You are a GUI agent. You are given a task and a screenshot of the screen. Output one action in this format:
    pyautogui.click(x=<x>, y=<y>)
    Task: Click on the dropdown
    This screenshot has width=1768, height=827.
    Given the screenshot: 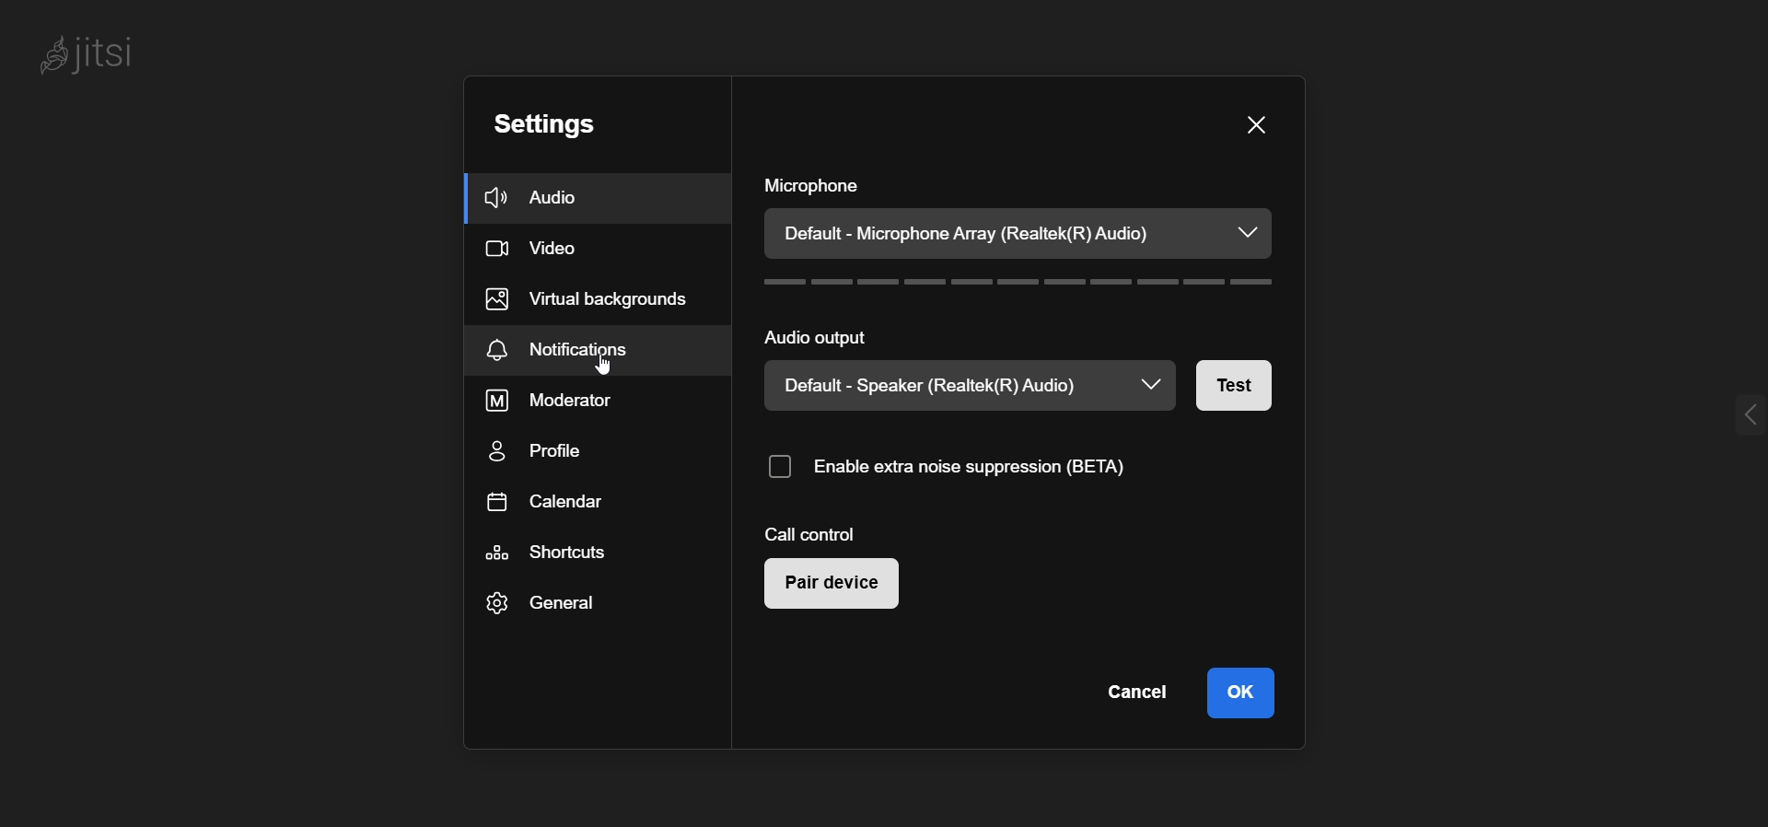 What is the action you would take?
    pyautogui.click(x=1249, y=233)
    